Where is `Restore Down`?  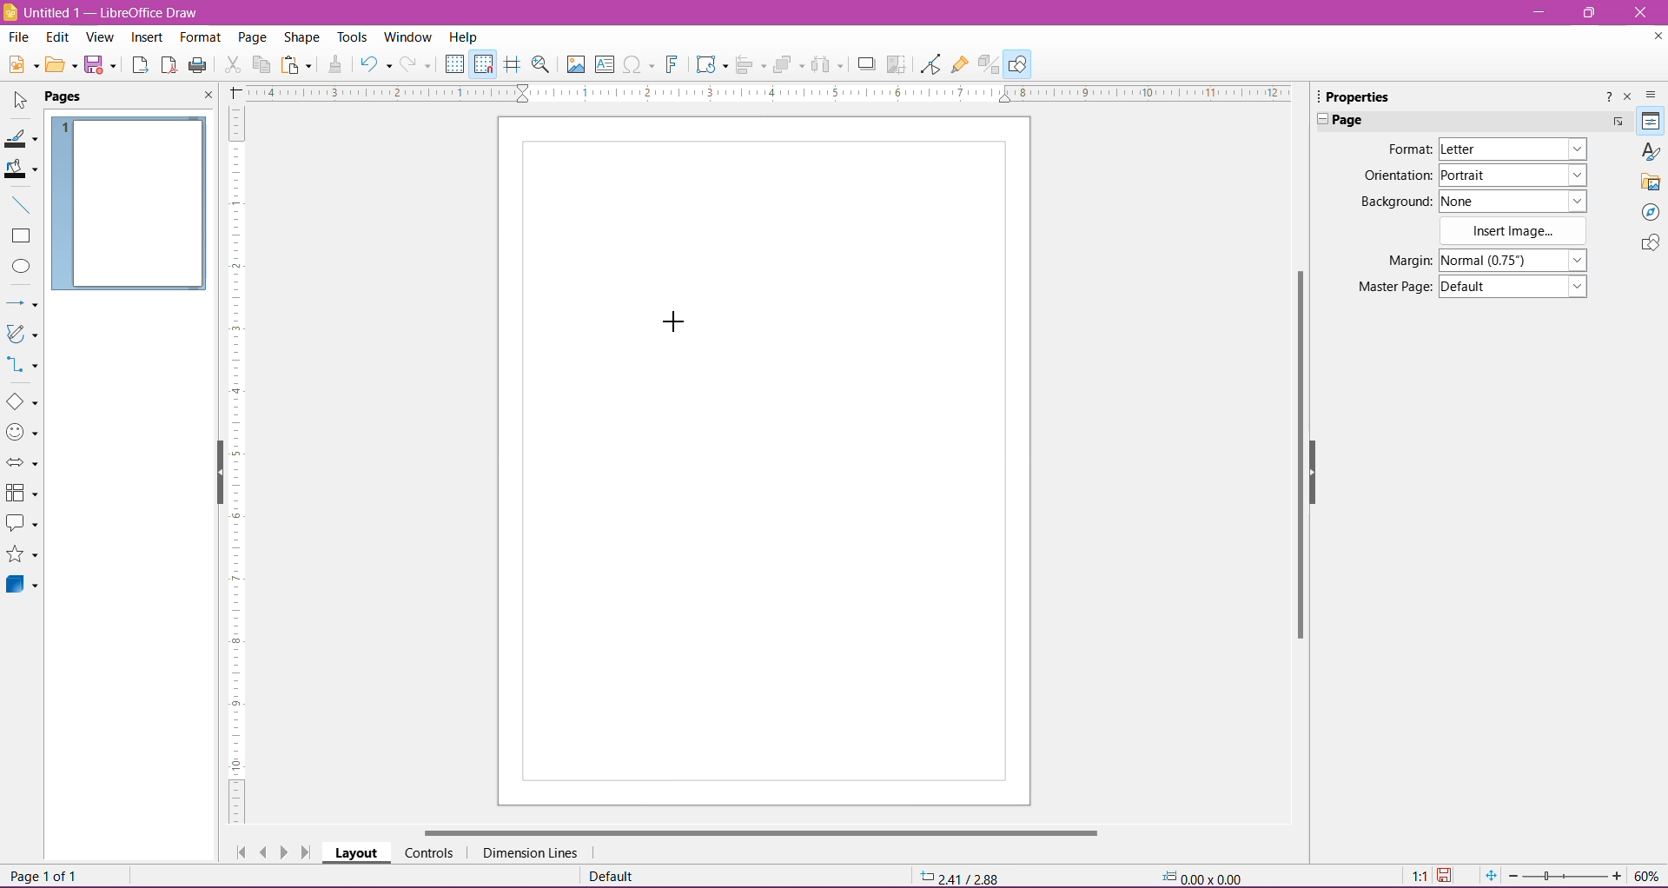 Restore Down is located at coordinates (1587, 12).